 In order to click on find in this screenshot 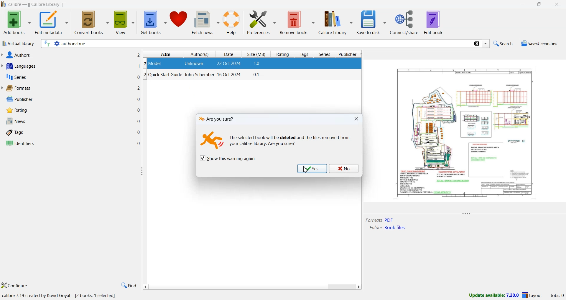, I will do `click(128, 286)`.